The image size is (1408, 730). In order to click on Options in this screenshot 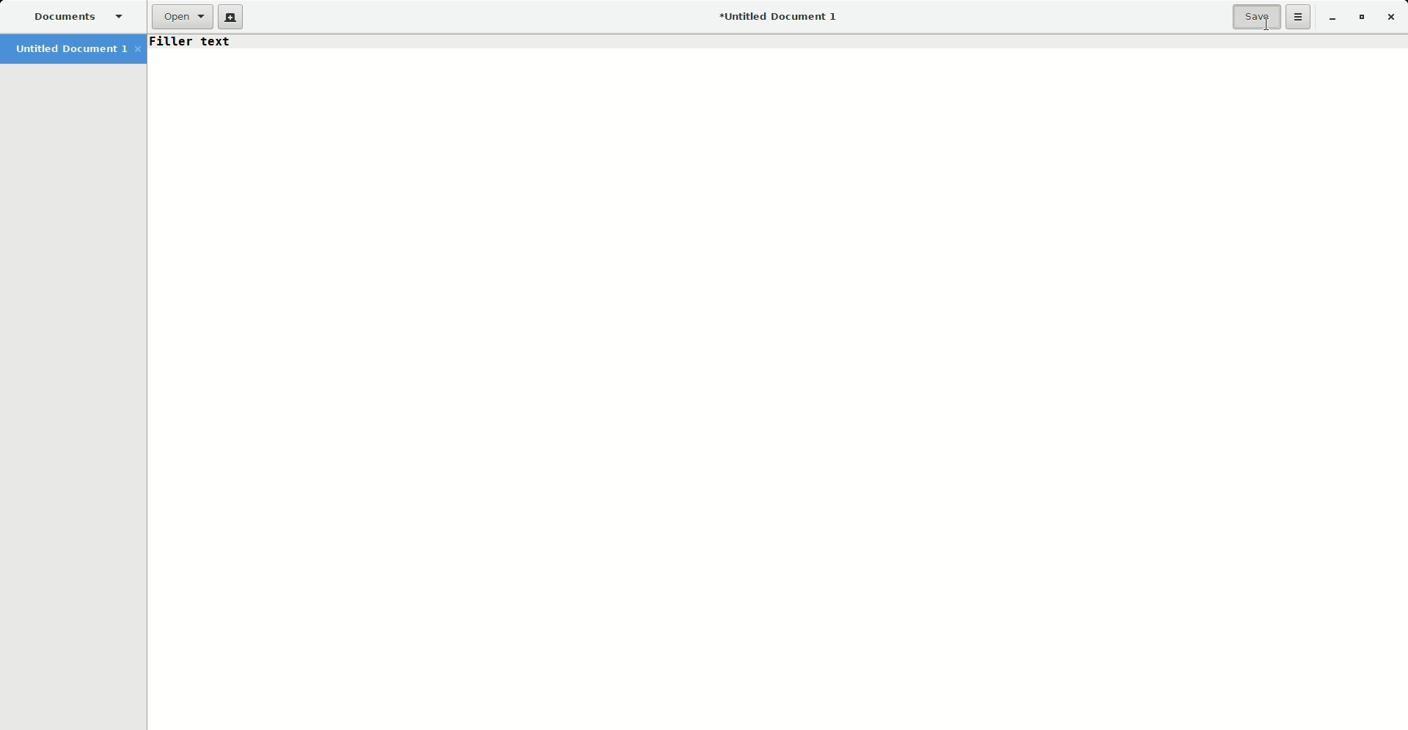, I will do `click(1299, 18)`.